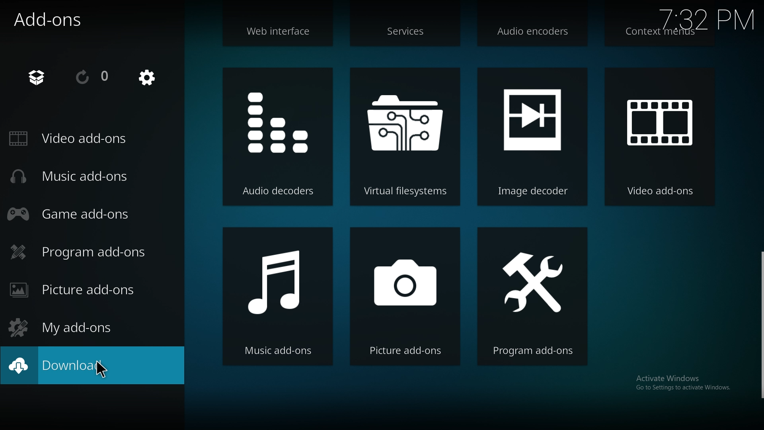 This screenshot has width=764, height=430. I want to click on installed, so click(41, 76).